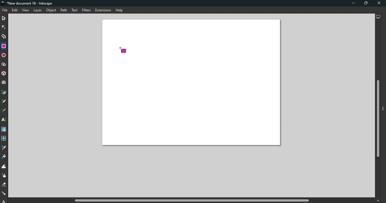 This screenshot has width=386, height=203. What do you see at coordinates (4, 56) in the screenshot?
I see `Ellipse/Arc tool` at bounding box center [4, 56].